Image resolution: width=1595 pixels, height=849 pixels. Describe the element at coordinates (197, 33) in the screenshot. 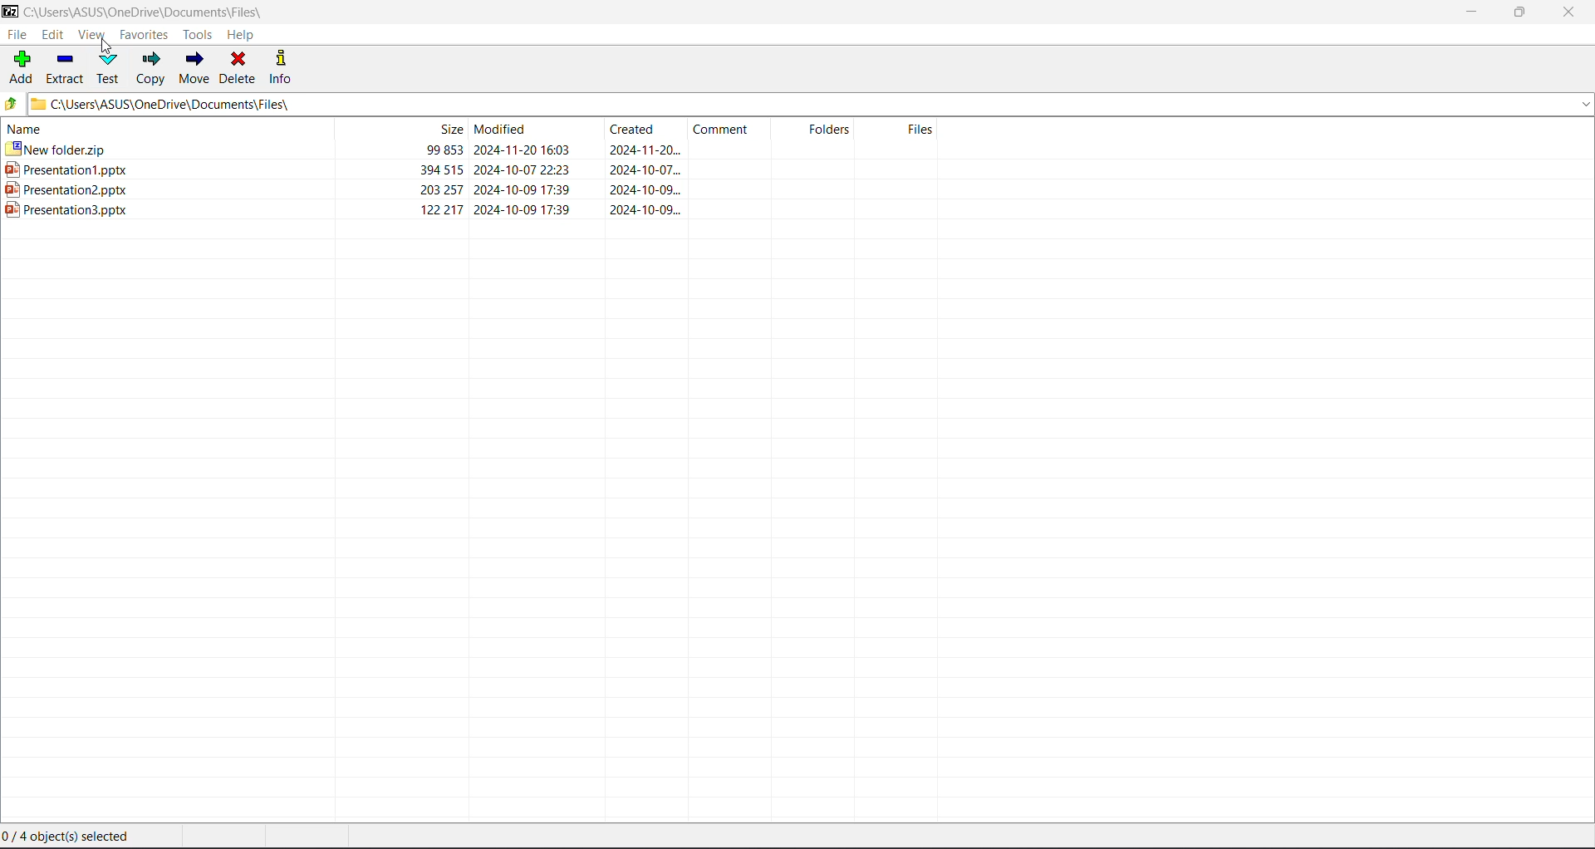

I see `Tools` at that location.